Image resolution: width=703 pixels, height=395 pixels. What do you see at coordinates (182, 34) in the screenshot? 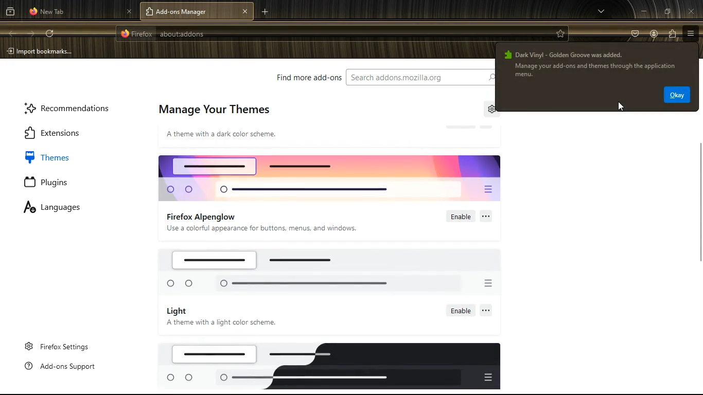
I see `about:addons` at bounding box center [182, 34].